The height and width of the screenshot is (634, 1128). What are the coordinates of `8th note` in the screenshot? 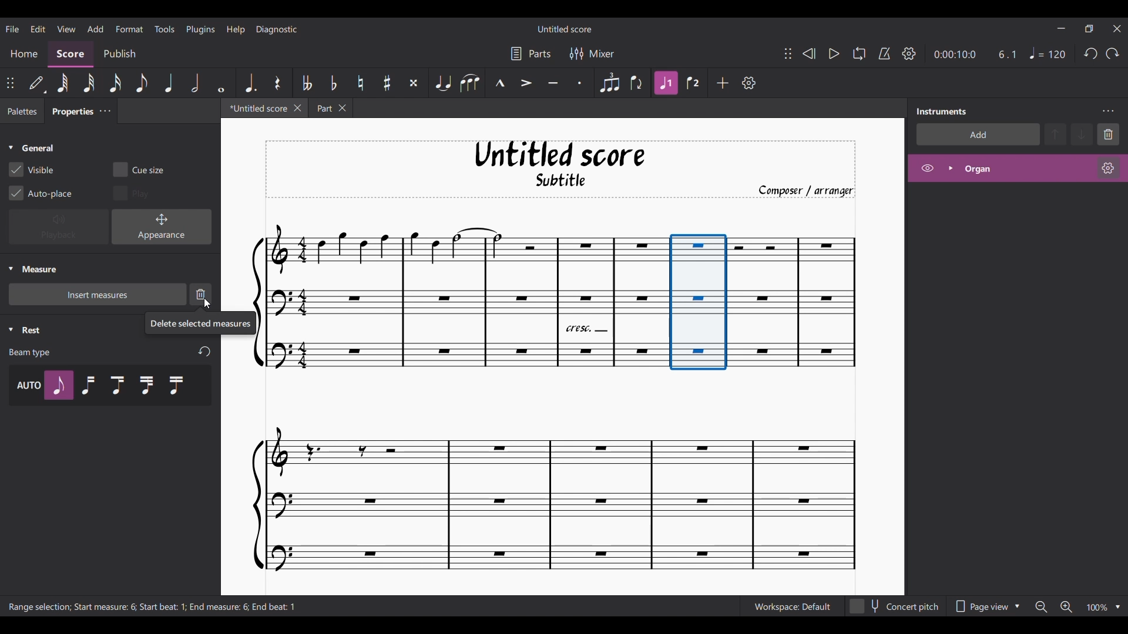 It's located at (142, 83).